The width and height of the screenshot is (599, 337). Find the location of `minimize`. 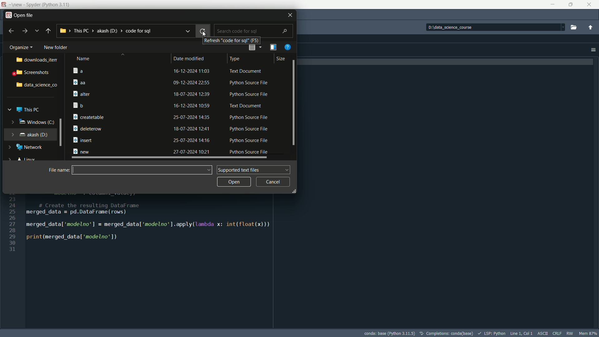

minimize is located at coordinates (553, 5).